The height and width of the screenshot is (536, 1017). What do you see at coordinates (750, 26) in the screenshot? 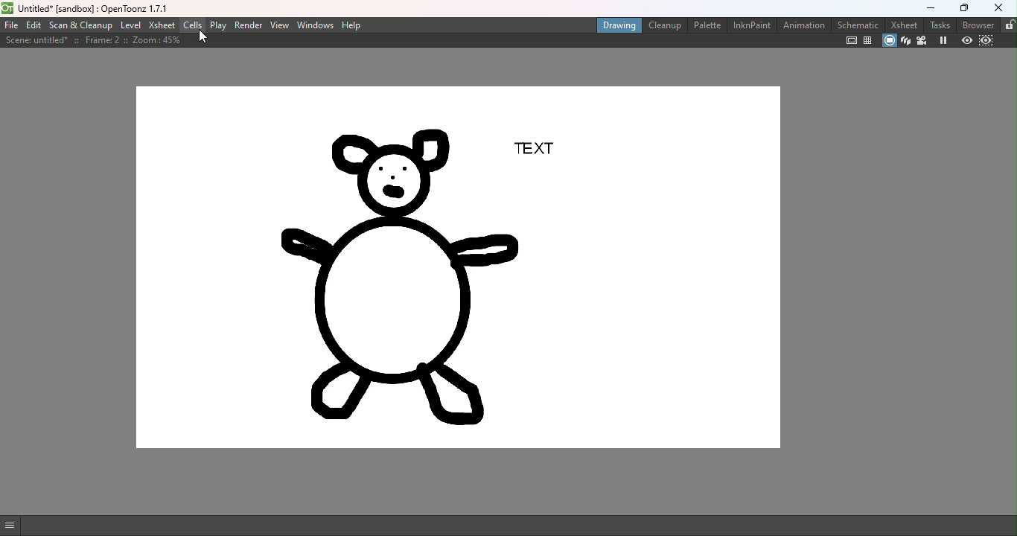
I see `InknPaint` at bounding box center [750, 26].